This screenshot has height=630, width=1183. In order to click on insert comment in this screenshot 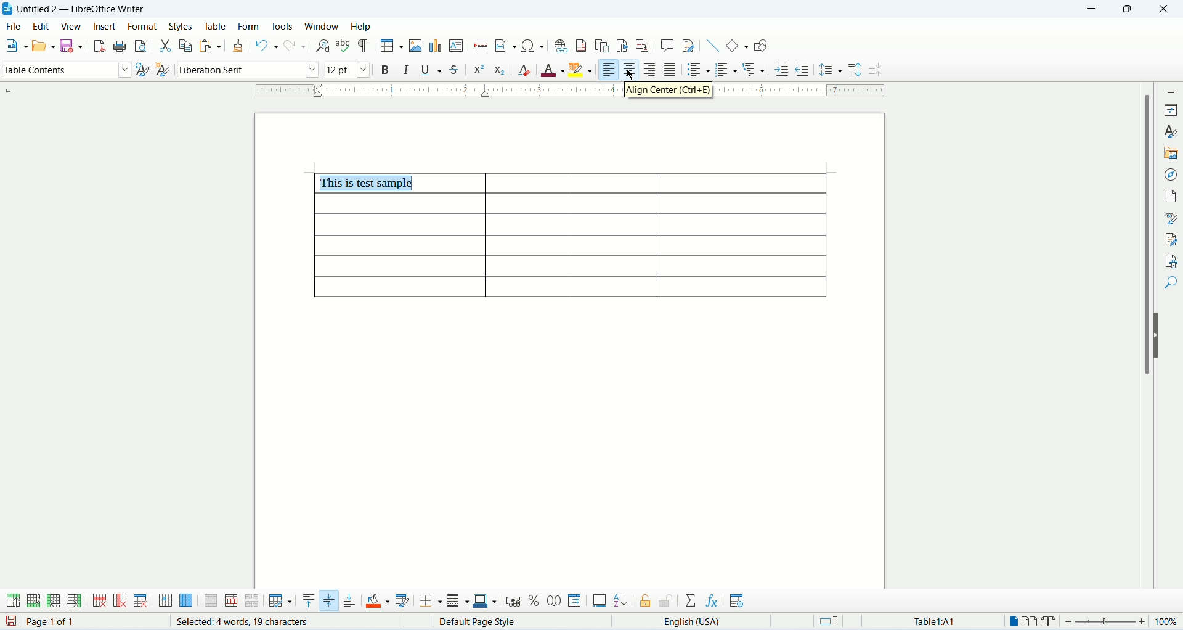, I will do `click(666, 47)`.